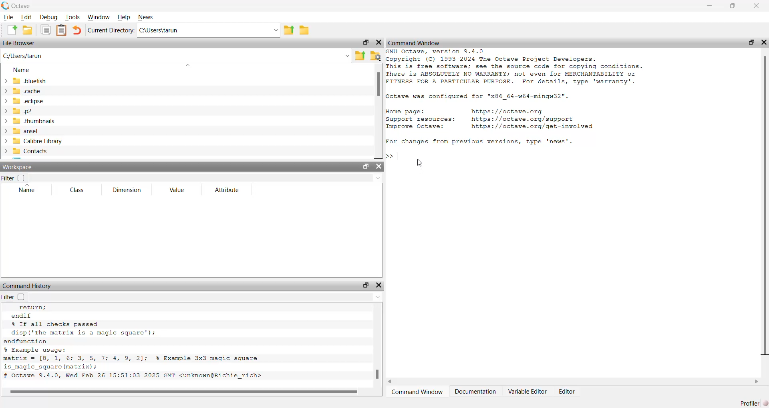 Image resolution: width=769 pixels, height=408 pixels. I want to click on Edit, so click(27, 18).